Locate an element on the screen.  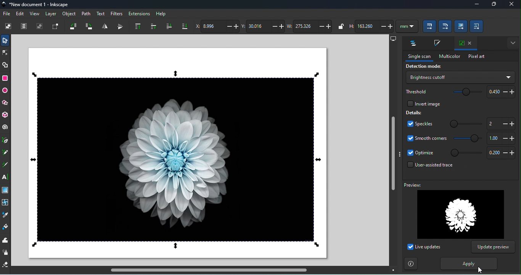
Live updates is located at coordinates (424, 248).